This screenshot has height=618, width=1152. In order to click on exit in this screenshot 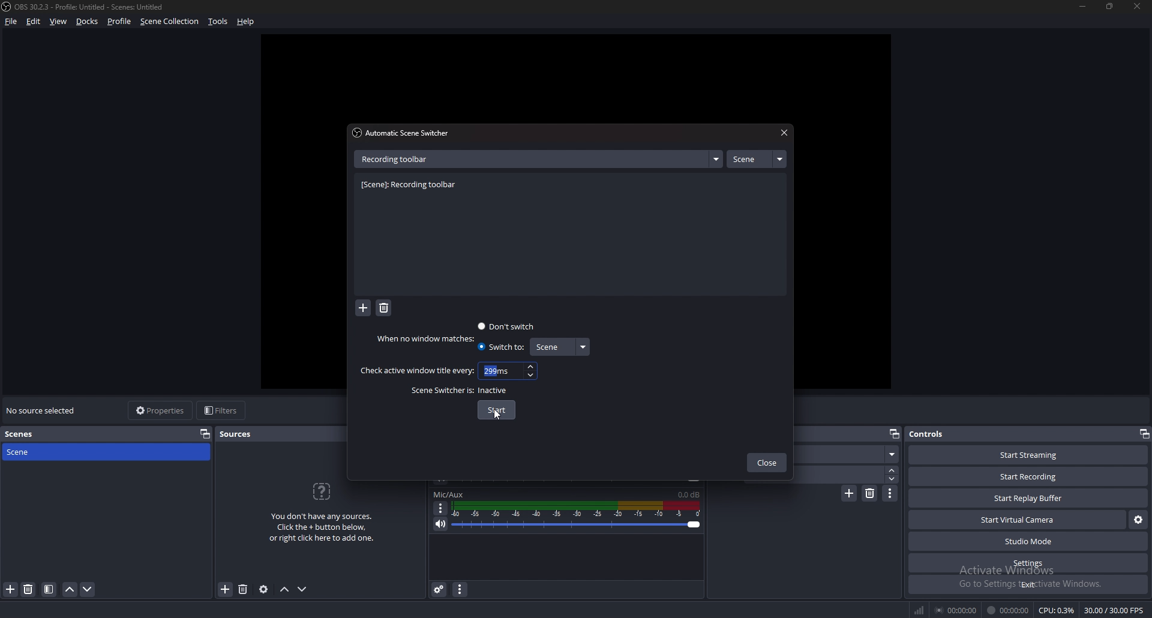, I will do `click(1028, 584)`.